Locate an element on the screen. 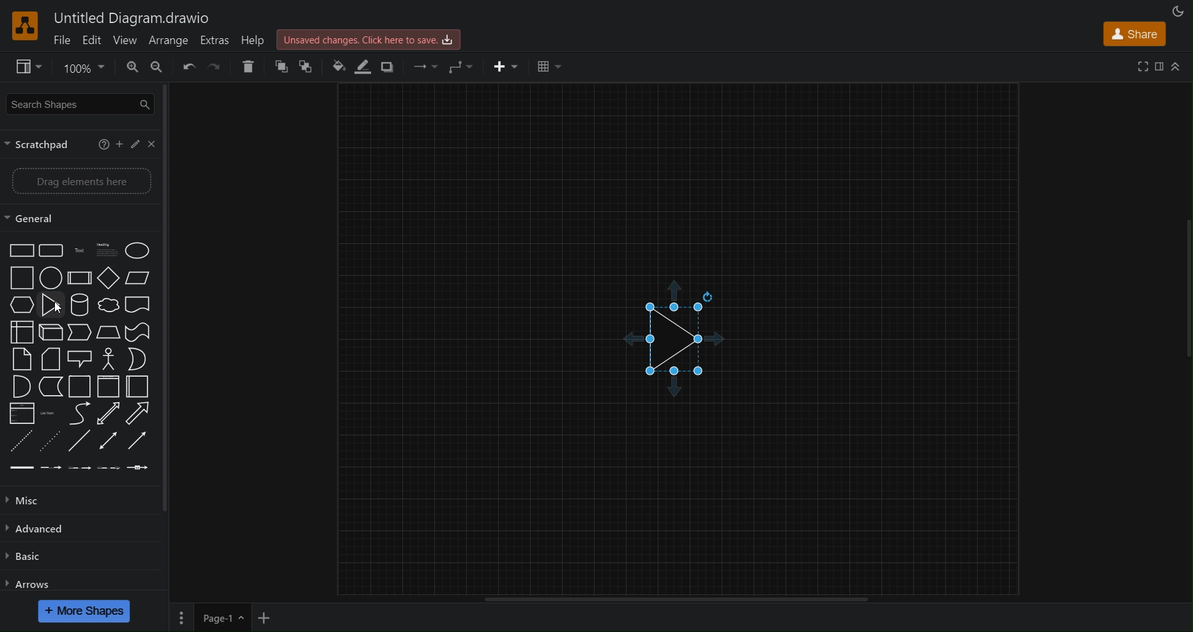 The image size is (1193, 632). Unsaved changes. Click here to save is located at coordinates (371, 38).